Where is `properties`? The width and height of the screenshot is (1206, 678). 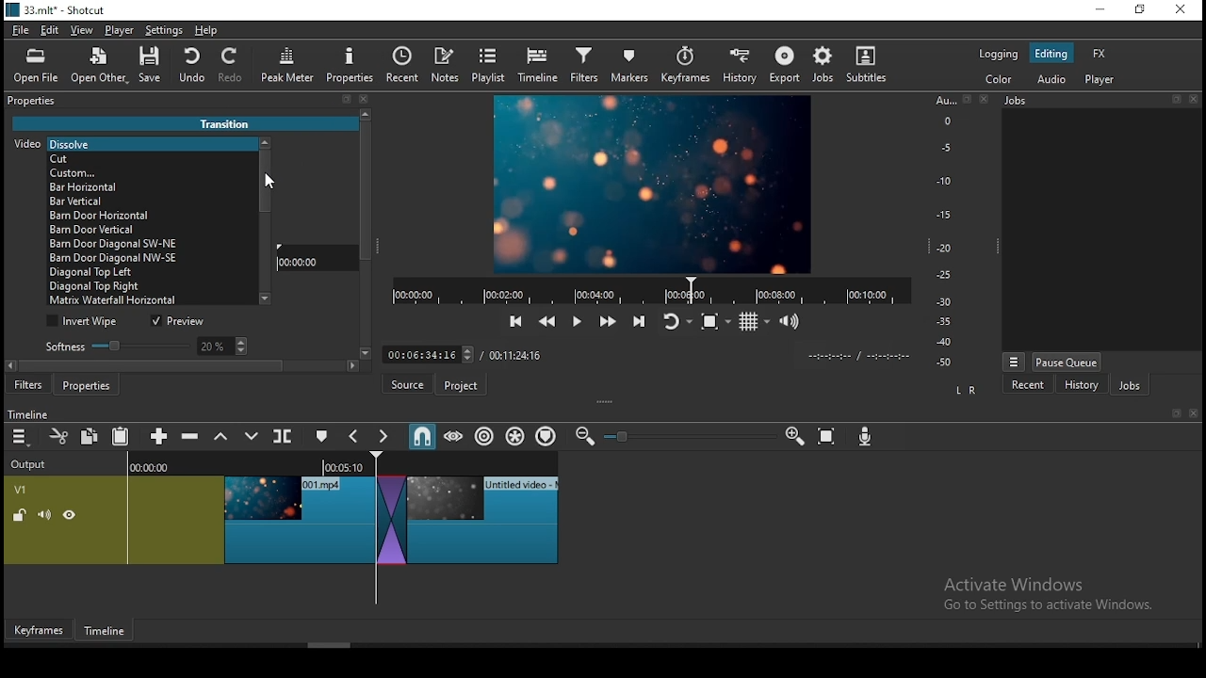 properties is located at coordinates (350, 65).